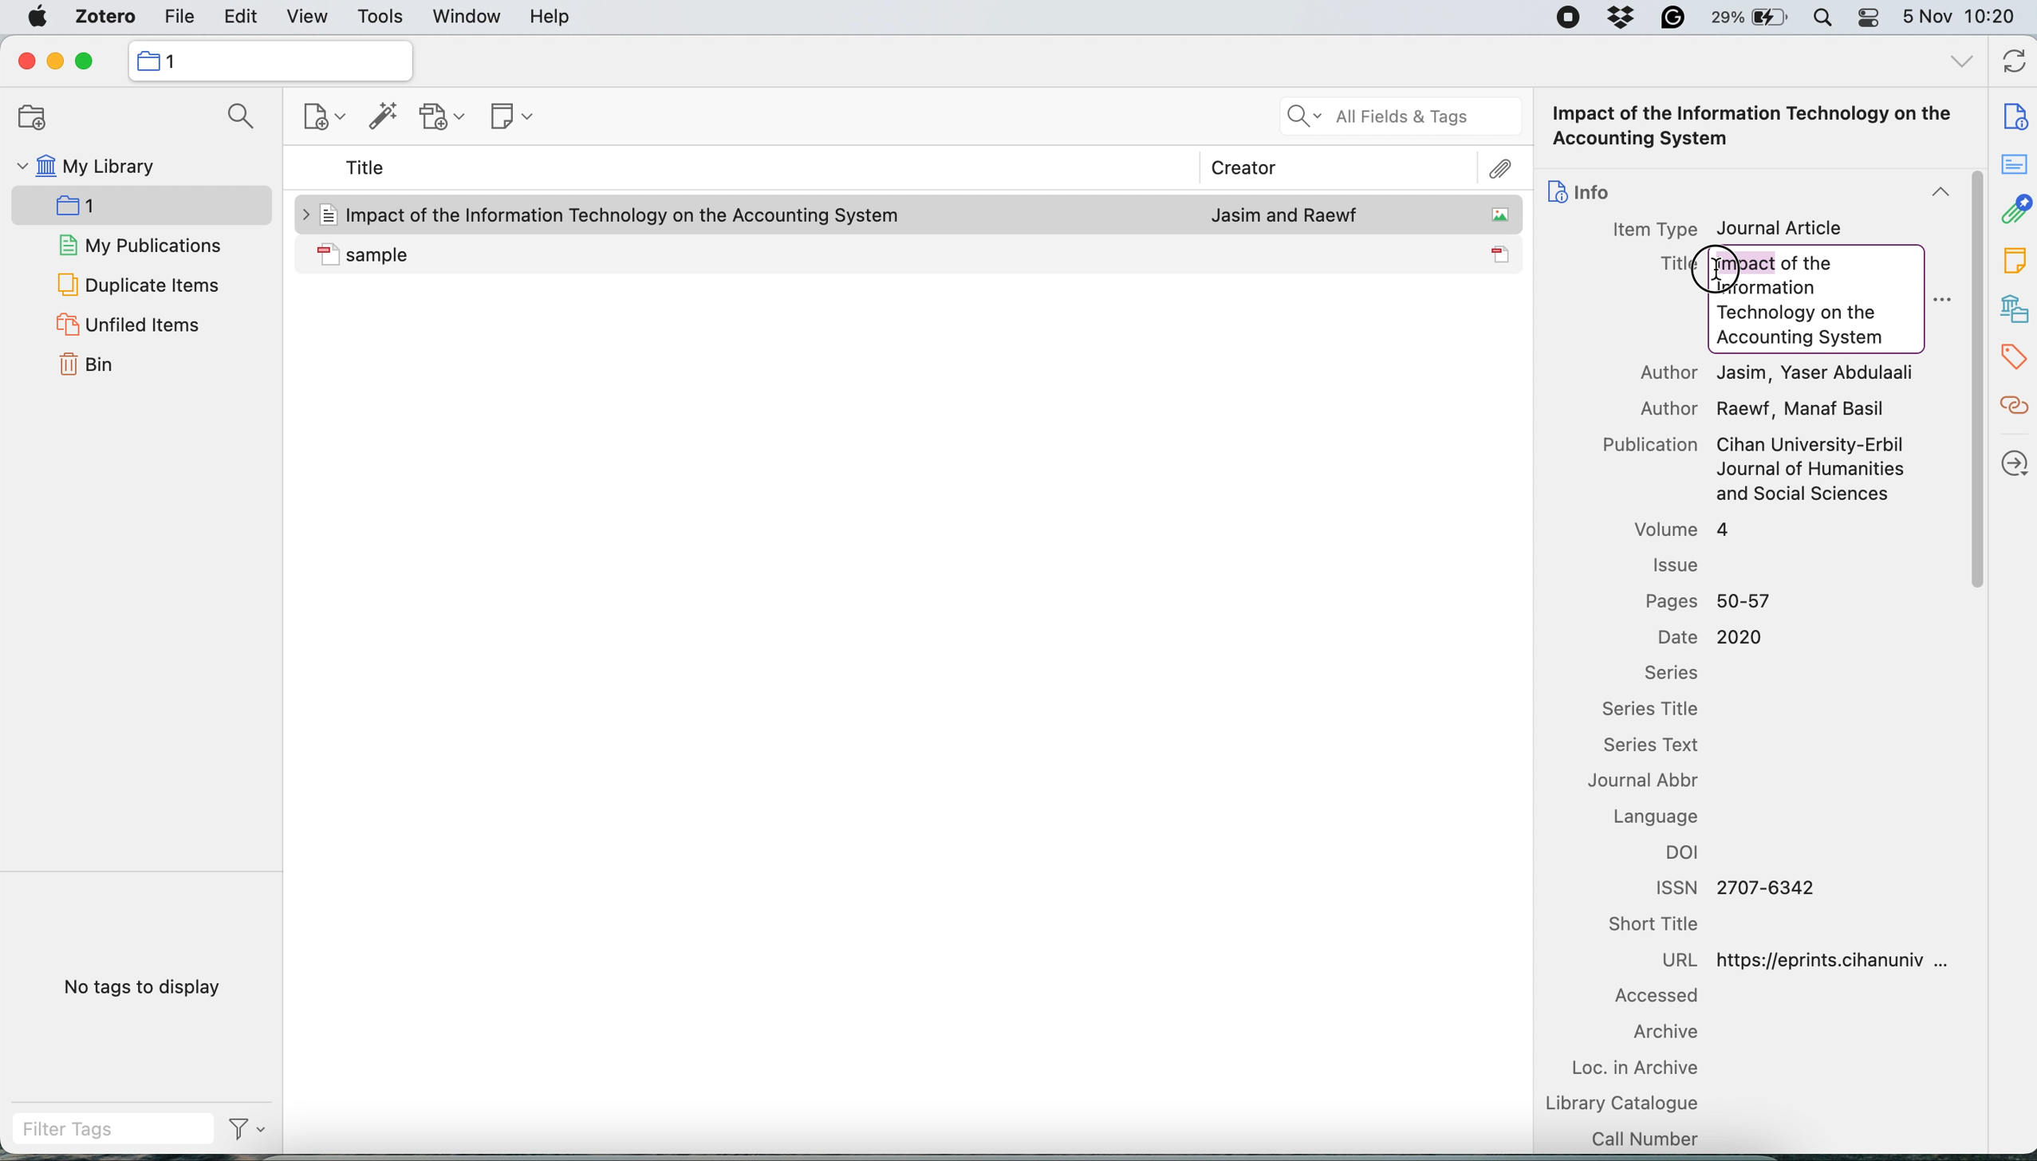 The height and width of the screenshot is (1161, 2037). Describe the element at coordinates (1960, 61) in the screenshot. I see `all tags` at that location.